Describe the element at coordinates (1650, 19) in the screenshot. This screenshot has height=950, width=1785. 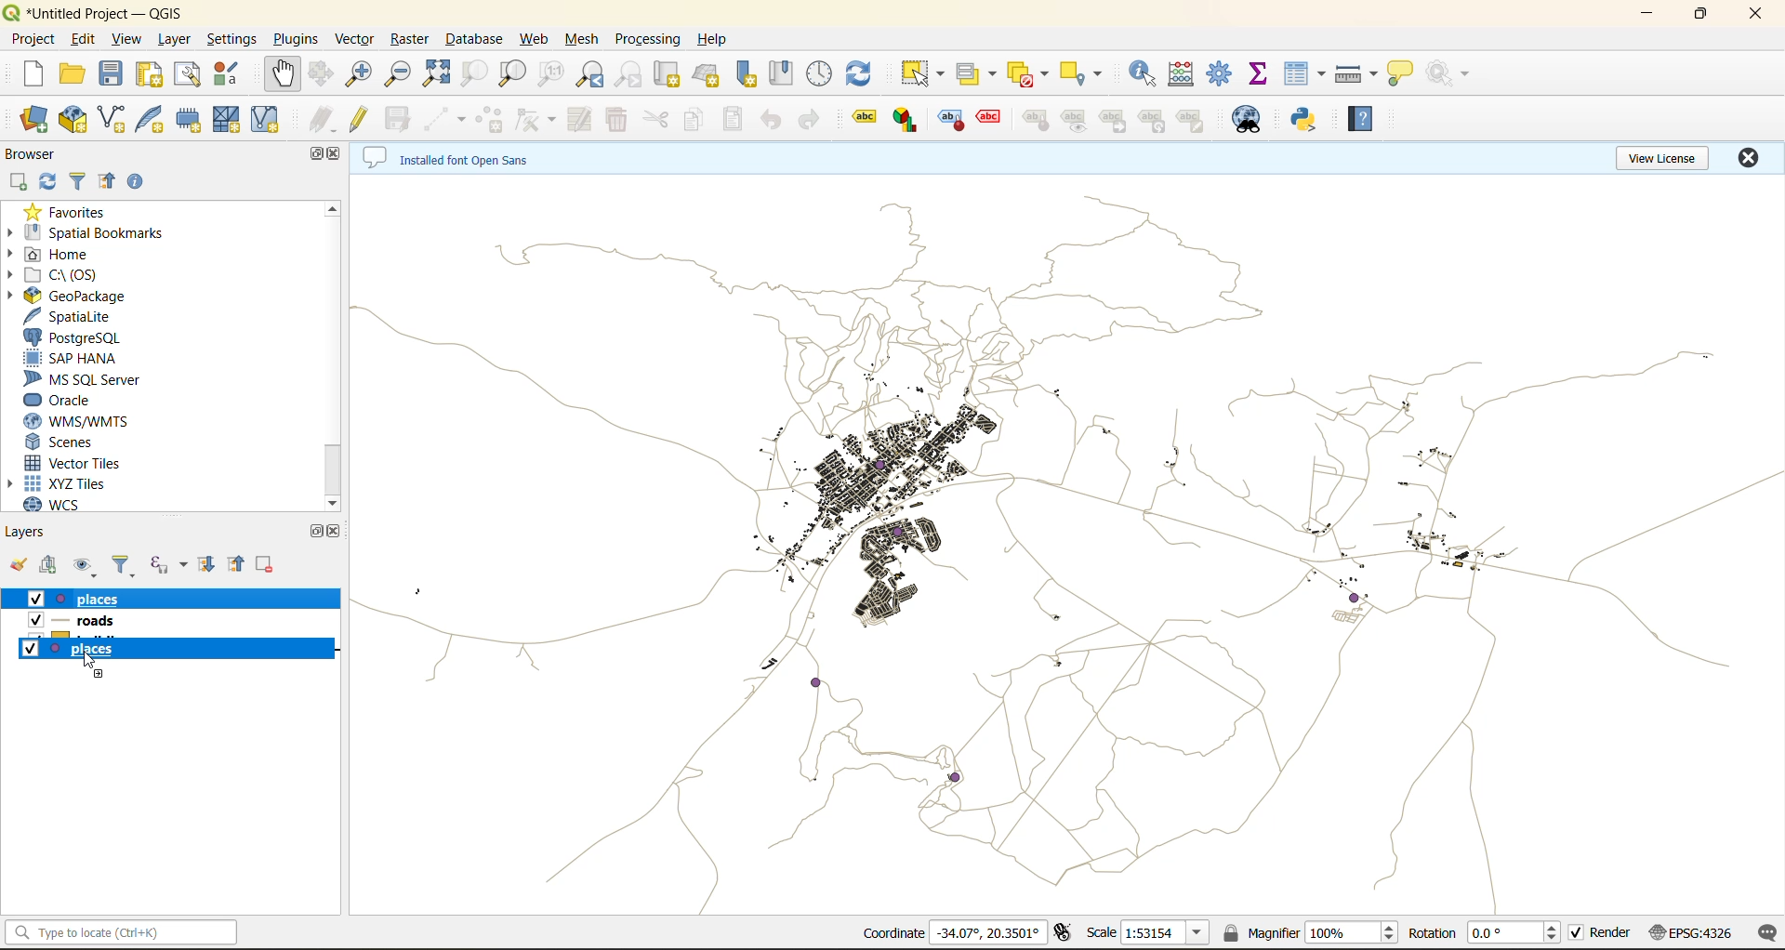
I see `minimize` at that location.